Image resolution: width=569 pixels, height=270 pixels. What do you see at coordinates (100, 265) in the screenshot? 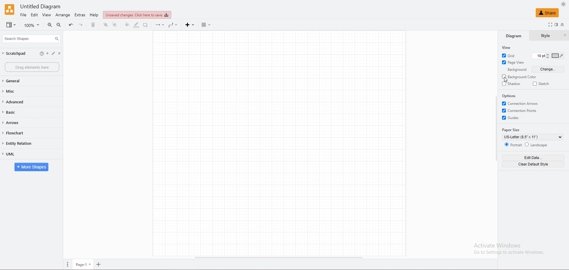
I see `add page` at bounding box center [100, 265].